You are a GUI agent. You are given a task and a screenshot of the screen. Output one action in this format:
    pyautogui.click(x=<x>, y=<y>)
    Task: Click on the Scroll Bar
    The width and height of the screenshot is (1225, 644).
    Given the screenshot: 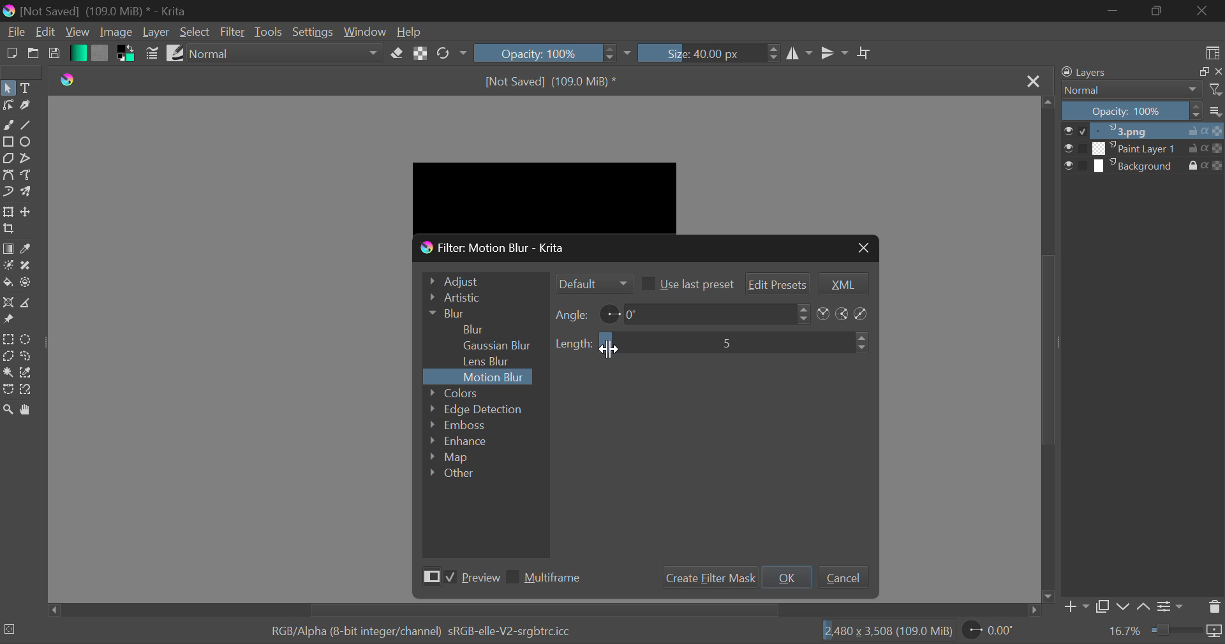 What is the action you would take?
    pyautogui.click(x=544, y=610)
    